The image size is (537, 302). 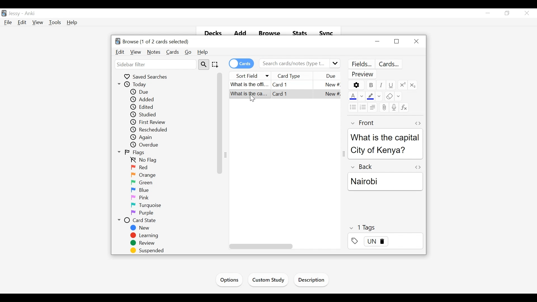 I want to click on Added, so click(x=144, y=99).